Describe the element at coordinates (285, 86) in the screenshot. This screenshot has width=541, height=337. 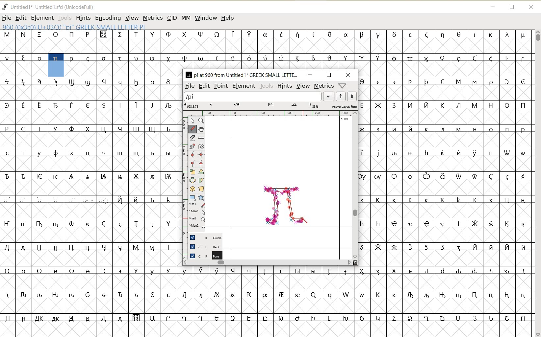
I see `HINTS` at that location.